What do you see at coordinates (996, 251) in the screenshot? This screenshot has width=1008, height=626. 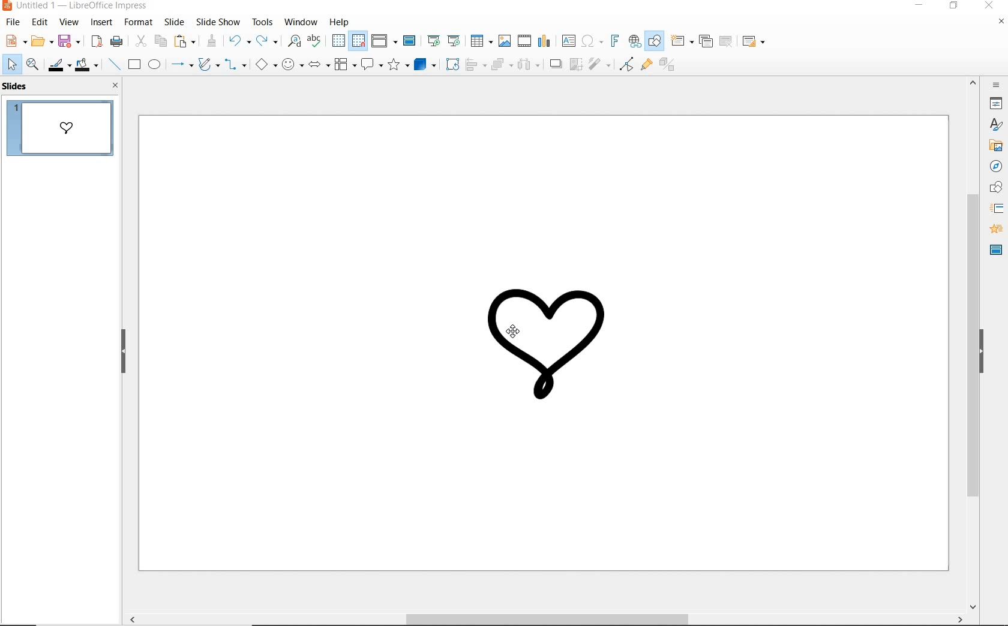 I see `MASTER SLIDE` at bounding box center [996, 251].